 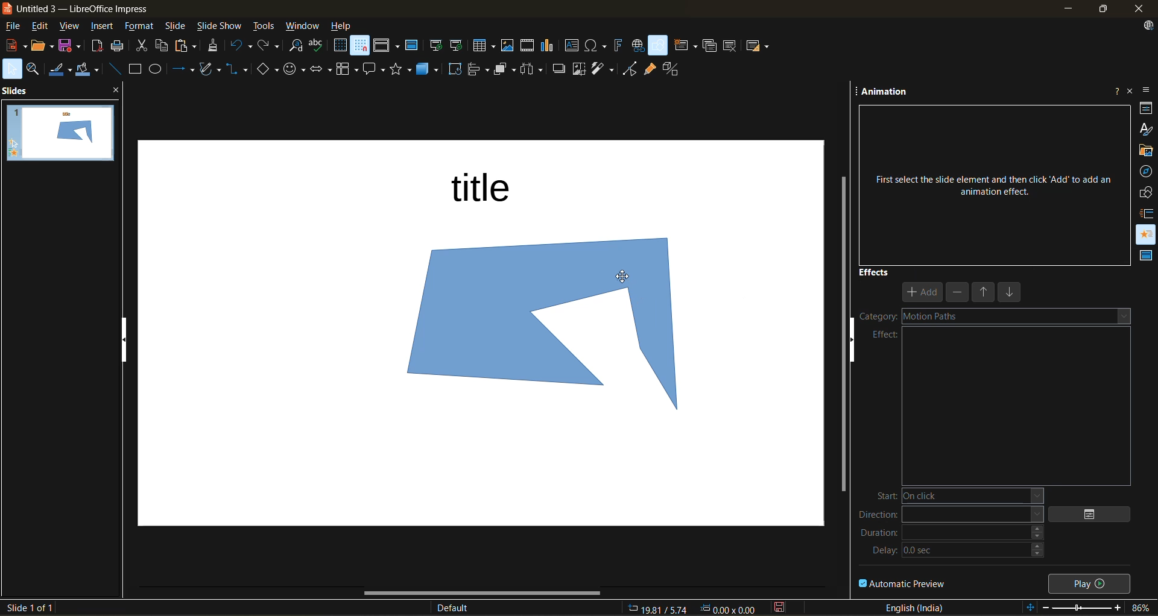 What do you see at coordinates (1141, 10) in the screenshot?
I see `close` at bounding box center [1141, 10].